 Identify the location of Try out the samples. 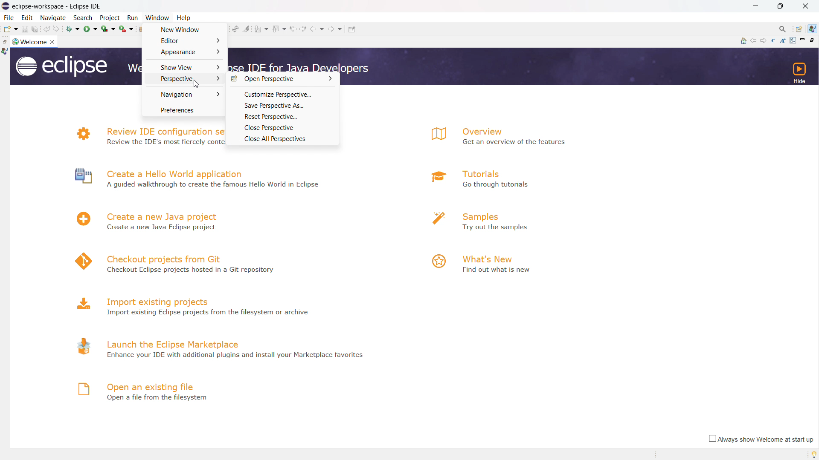
(506, 228).